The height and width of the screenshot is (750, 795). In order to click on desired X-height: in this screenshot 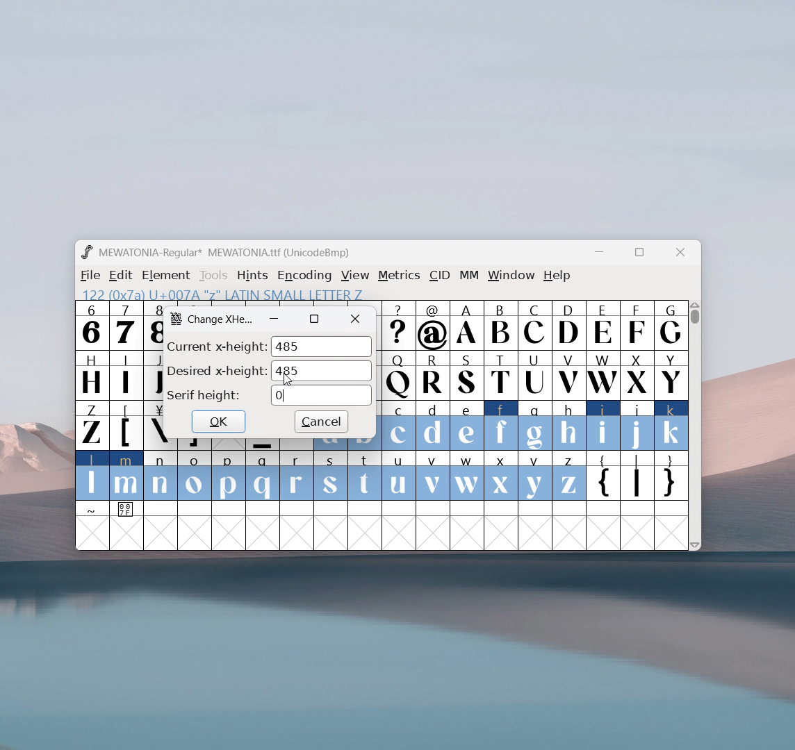, I will do `click(217, 370)`.